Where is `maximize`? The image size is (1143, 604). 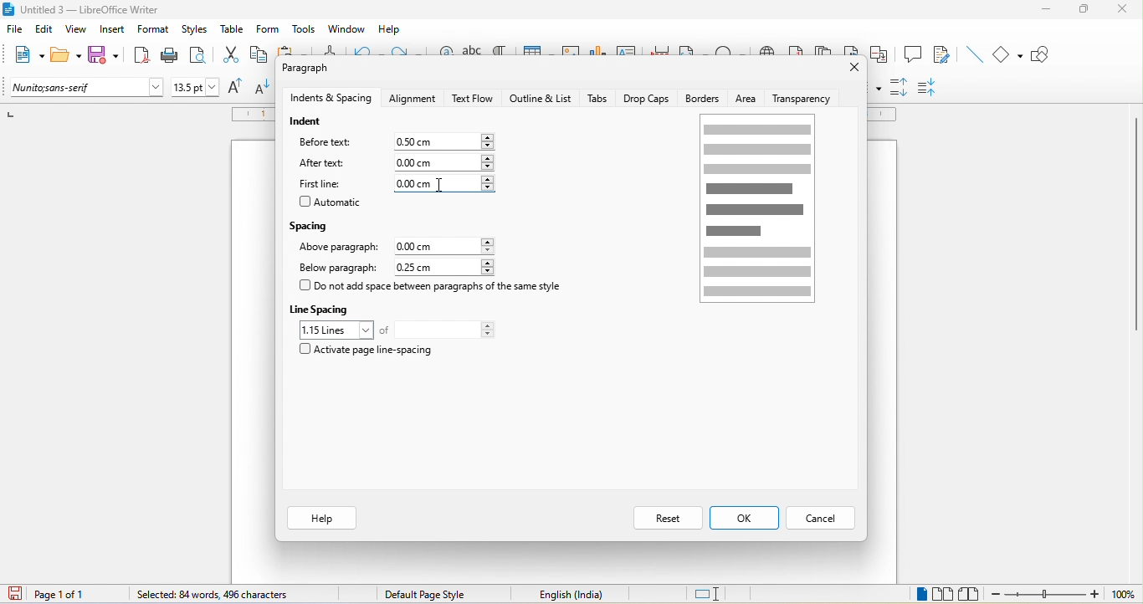
maximize is located at coordinates (1078, 10).